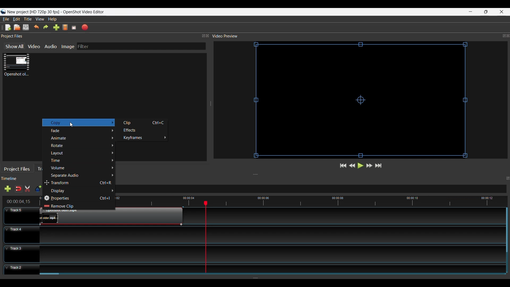 Image resolution: width=510 pixels, height=287 pixels. Describe the element at coordinates (143, 123) in the screenshot. I see `Clip` at that location.